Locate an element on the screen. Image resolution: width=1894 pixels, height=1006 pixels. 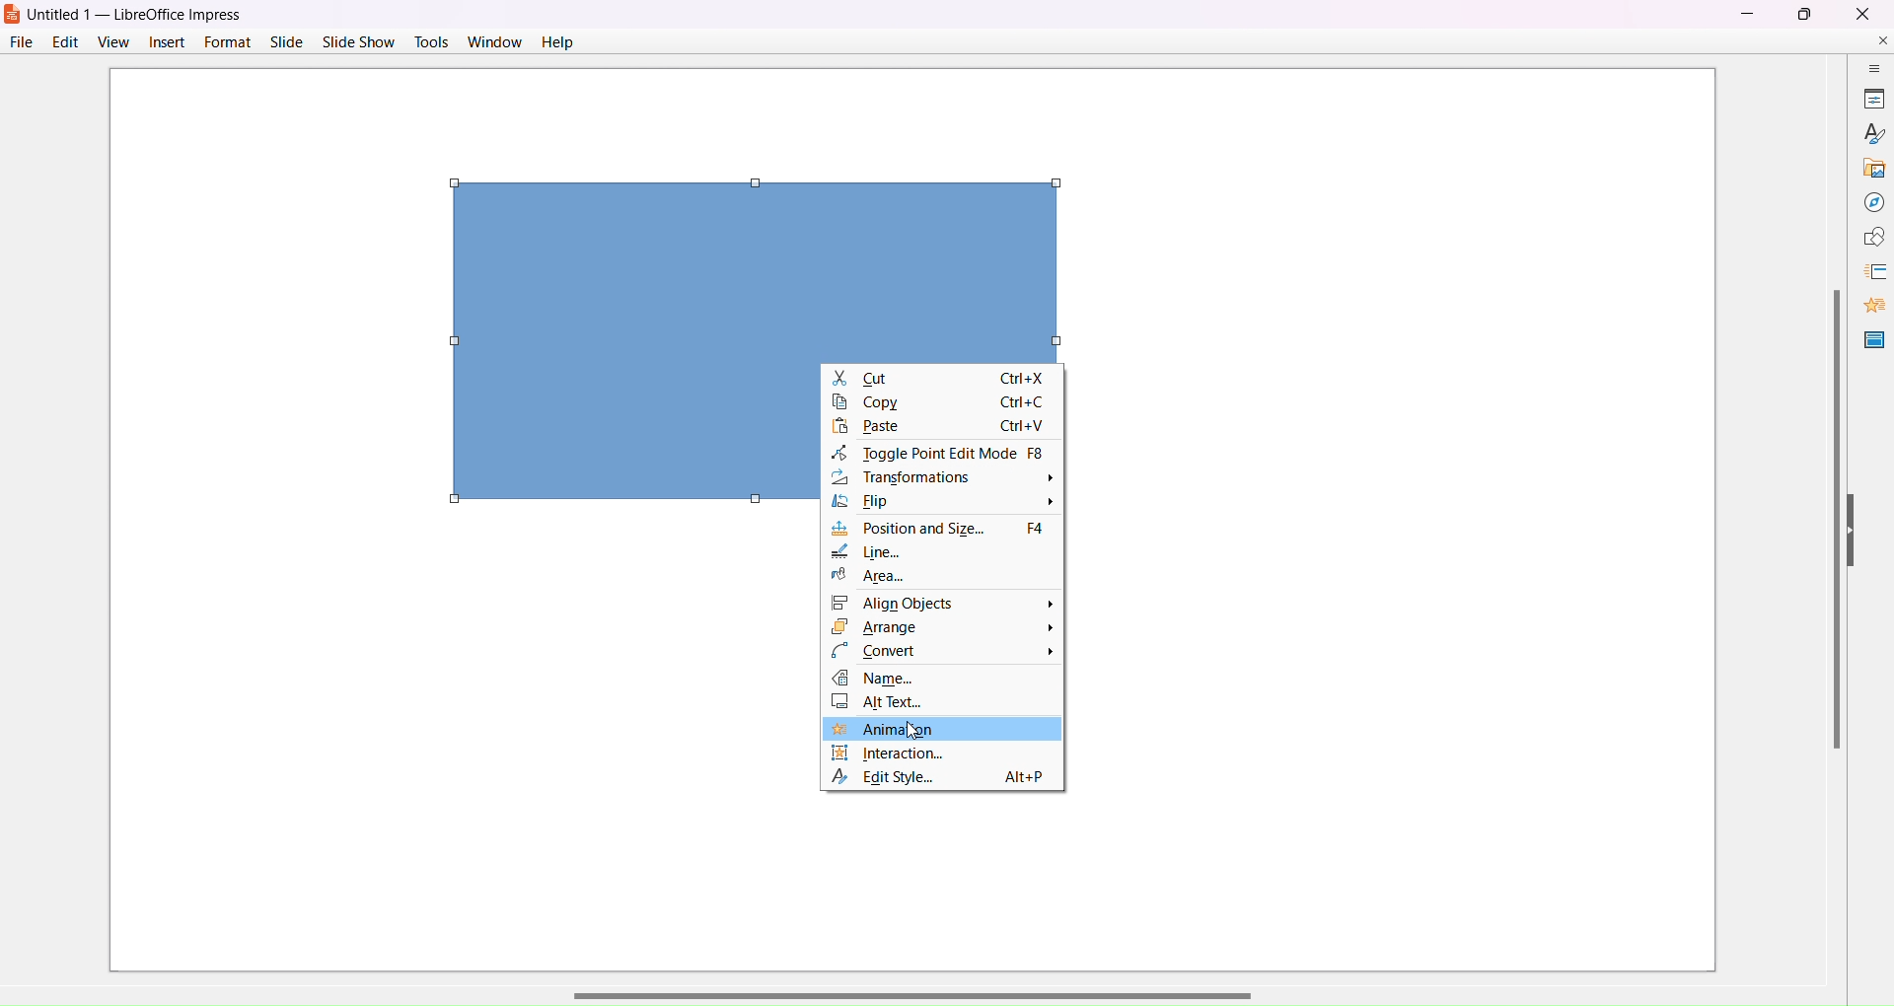
Gallery is located at coordinates (1867, 164).